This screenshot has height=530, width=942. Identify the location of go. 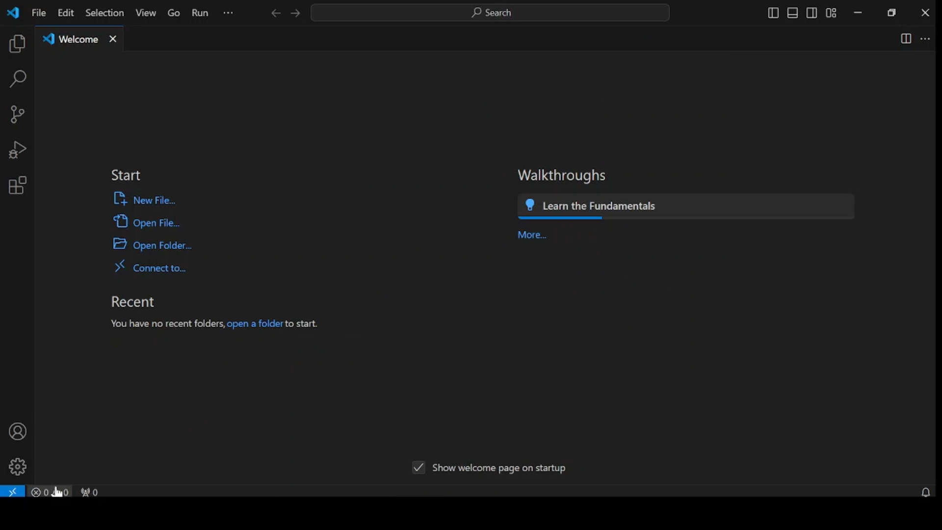
(172, 13).